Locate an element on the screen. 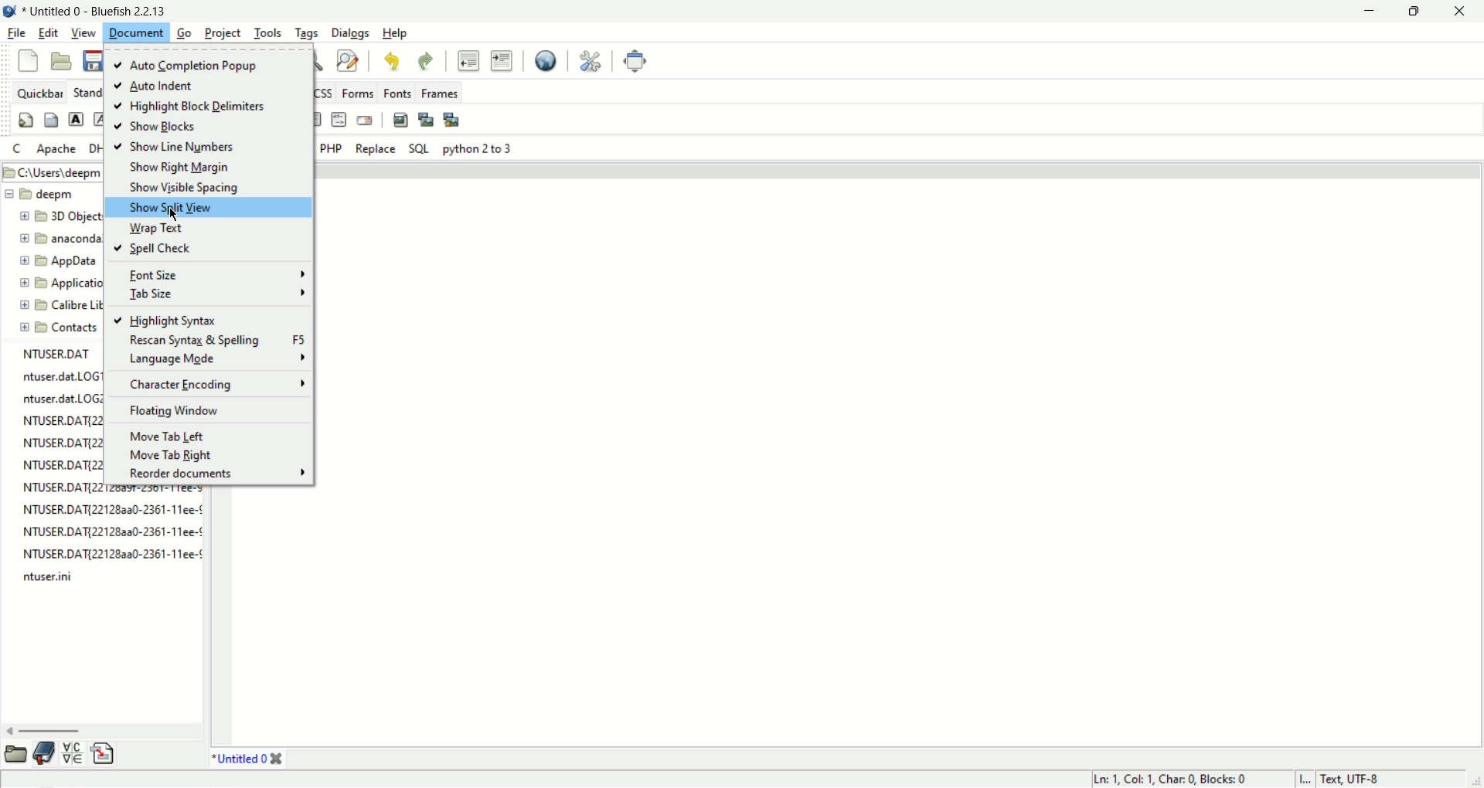  folder name is located at coordinates (60, 260).